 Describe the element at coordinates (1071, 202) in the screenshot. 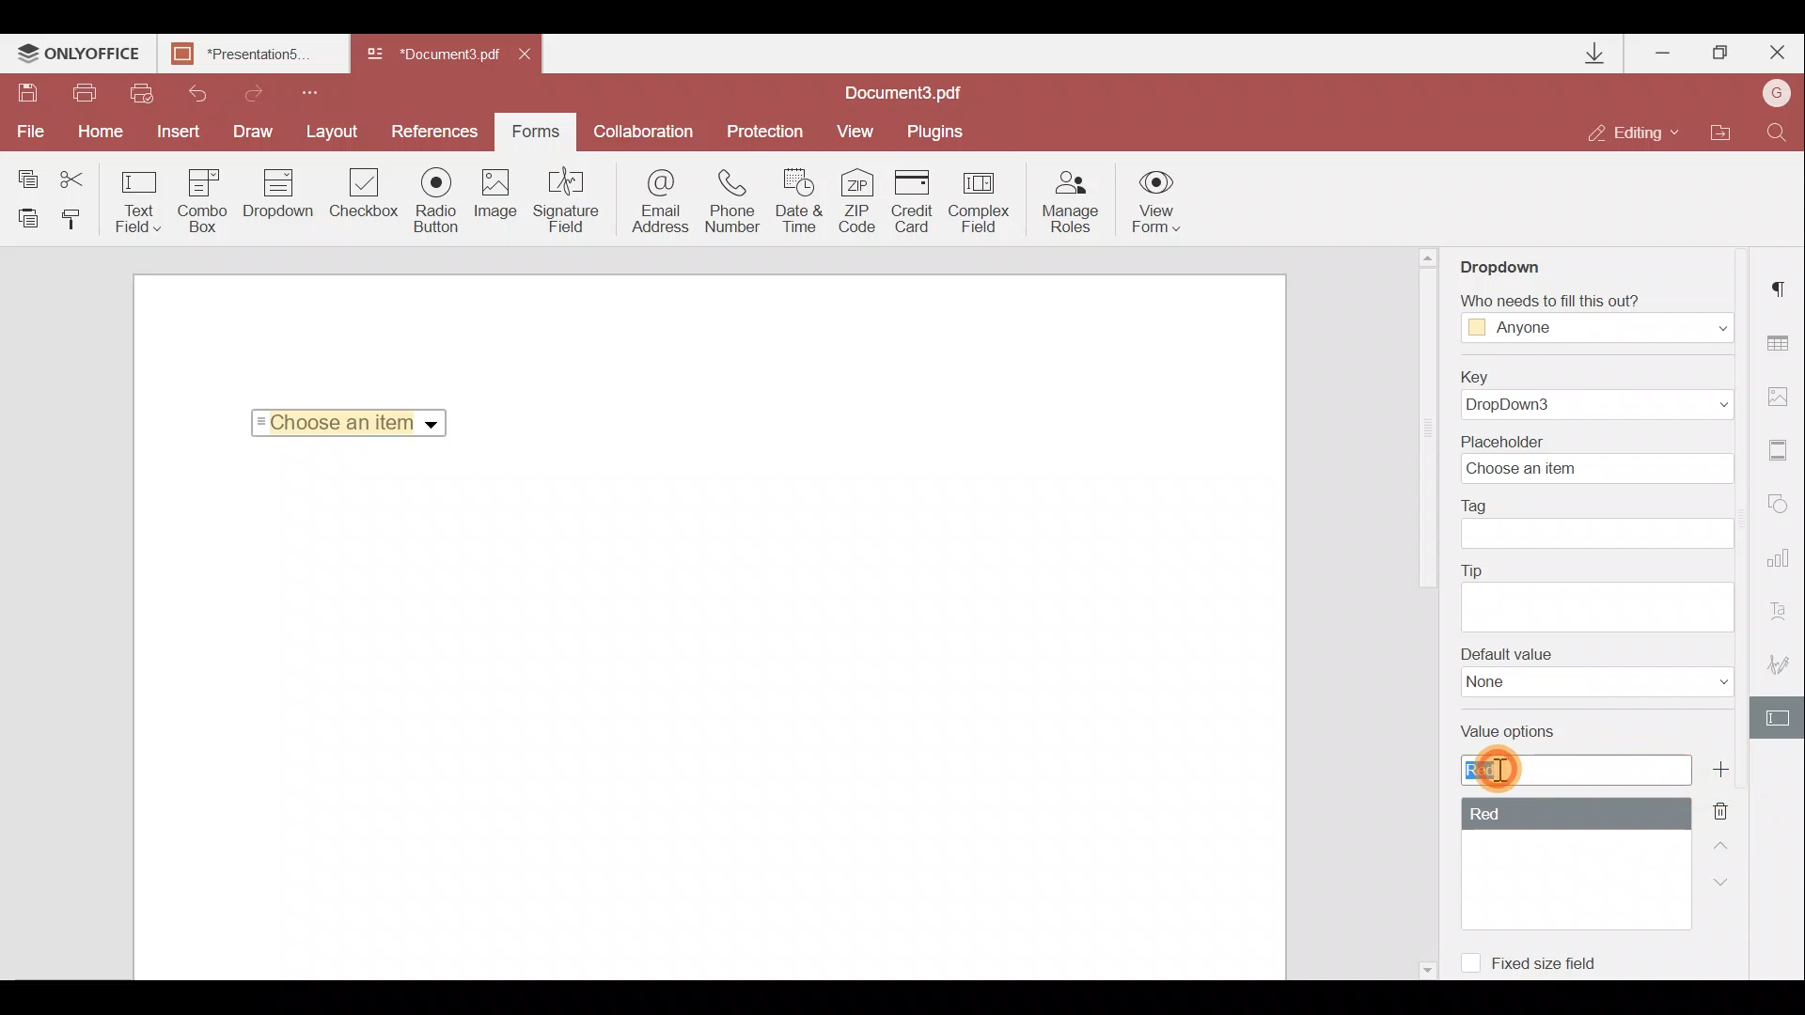

I see `Manage roles` at that location.